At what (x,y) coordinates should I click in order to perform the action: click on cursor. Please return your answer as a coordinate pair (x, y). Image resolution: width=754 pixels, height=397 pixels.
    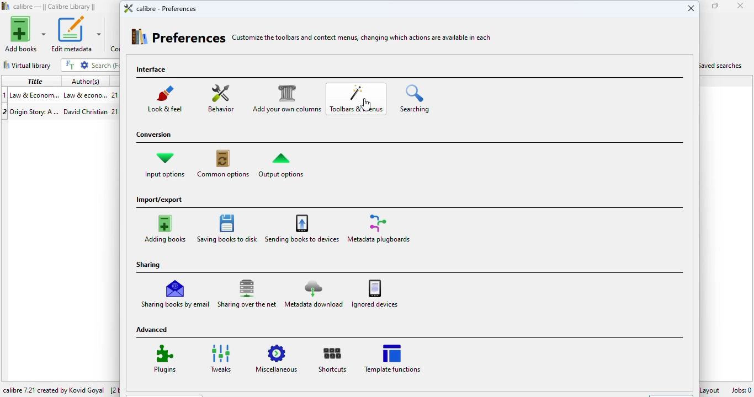
    Looking at the image, I should click on (366, 104).